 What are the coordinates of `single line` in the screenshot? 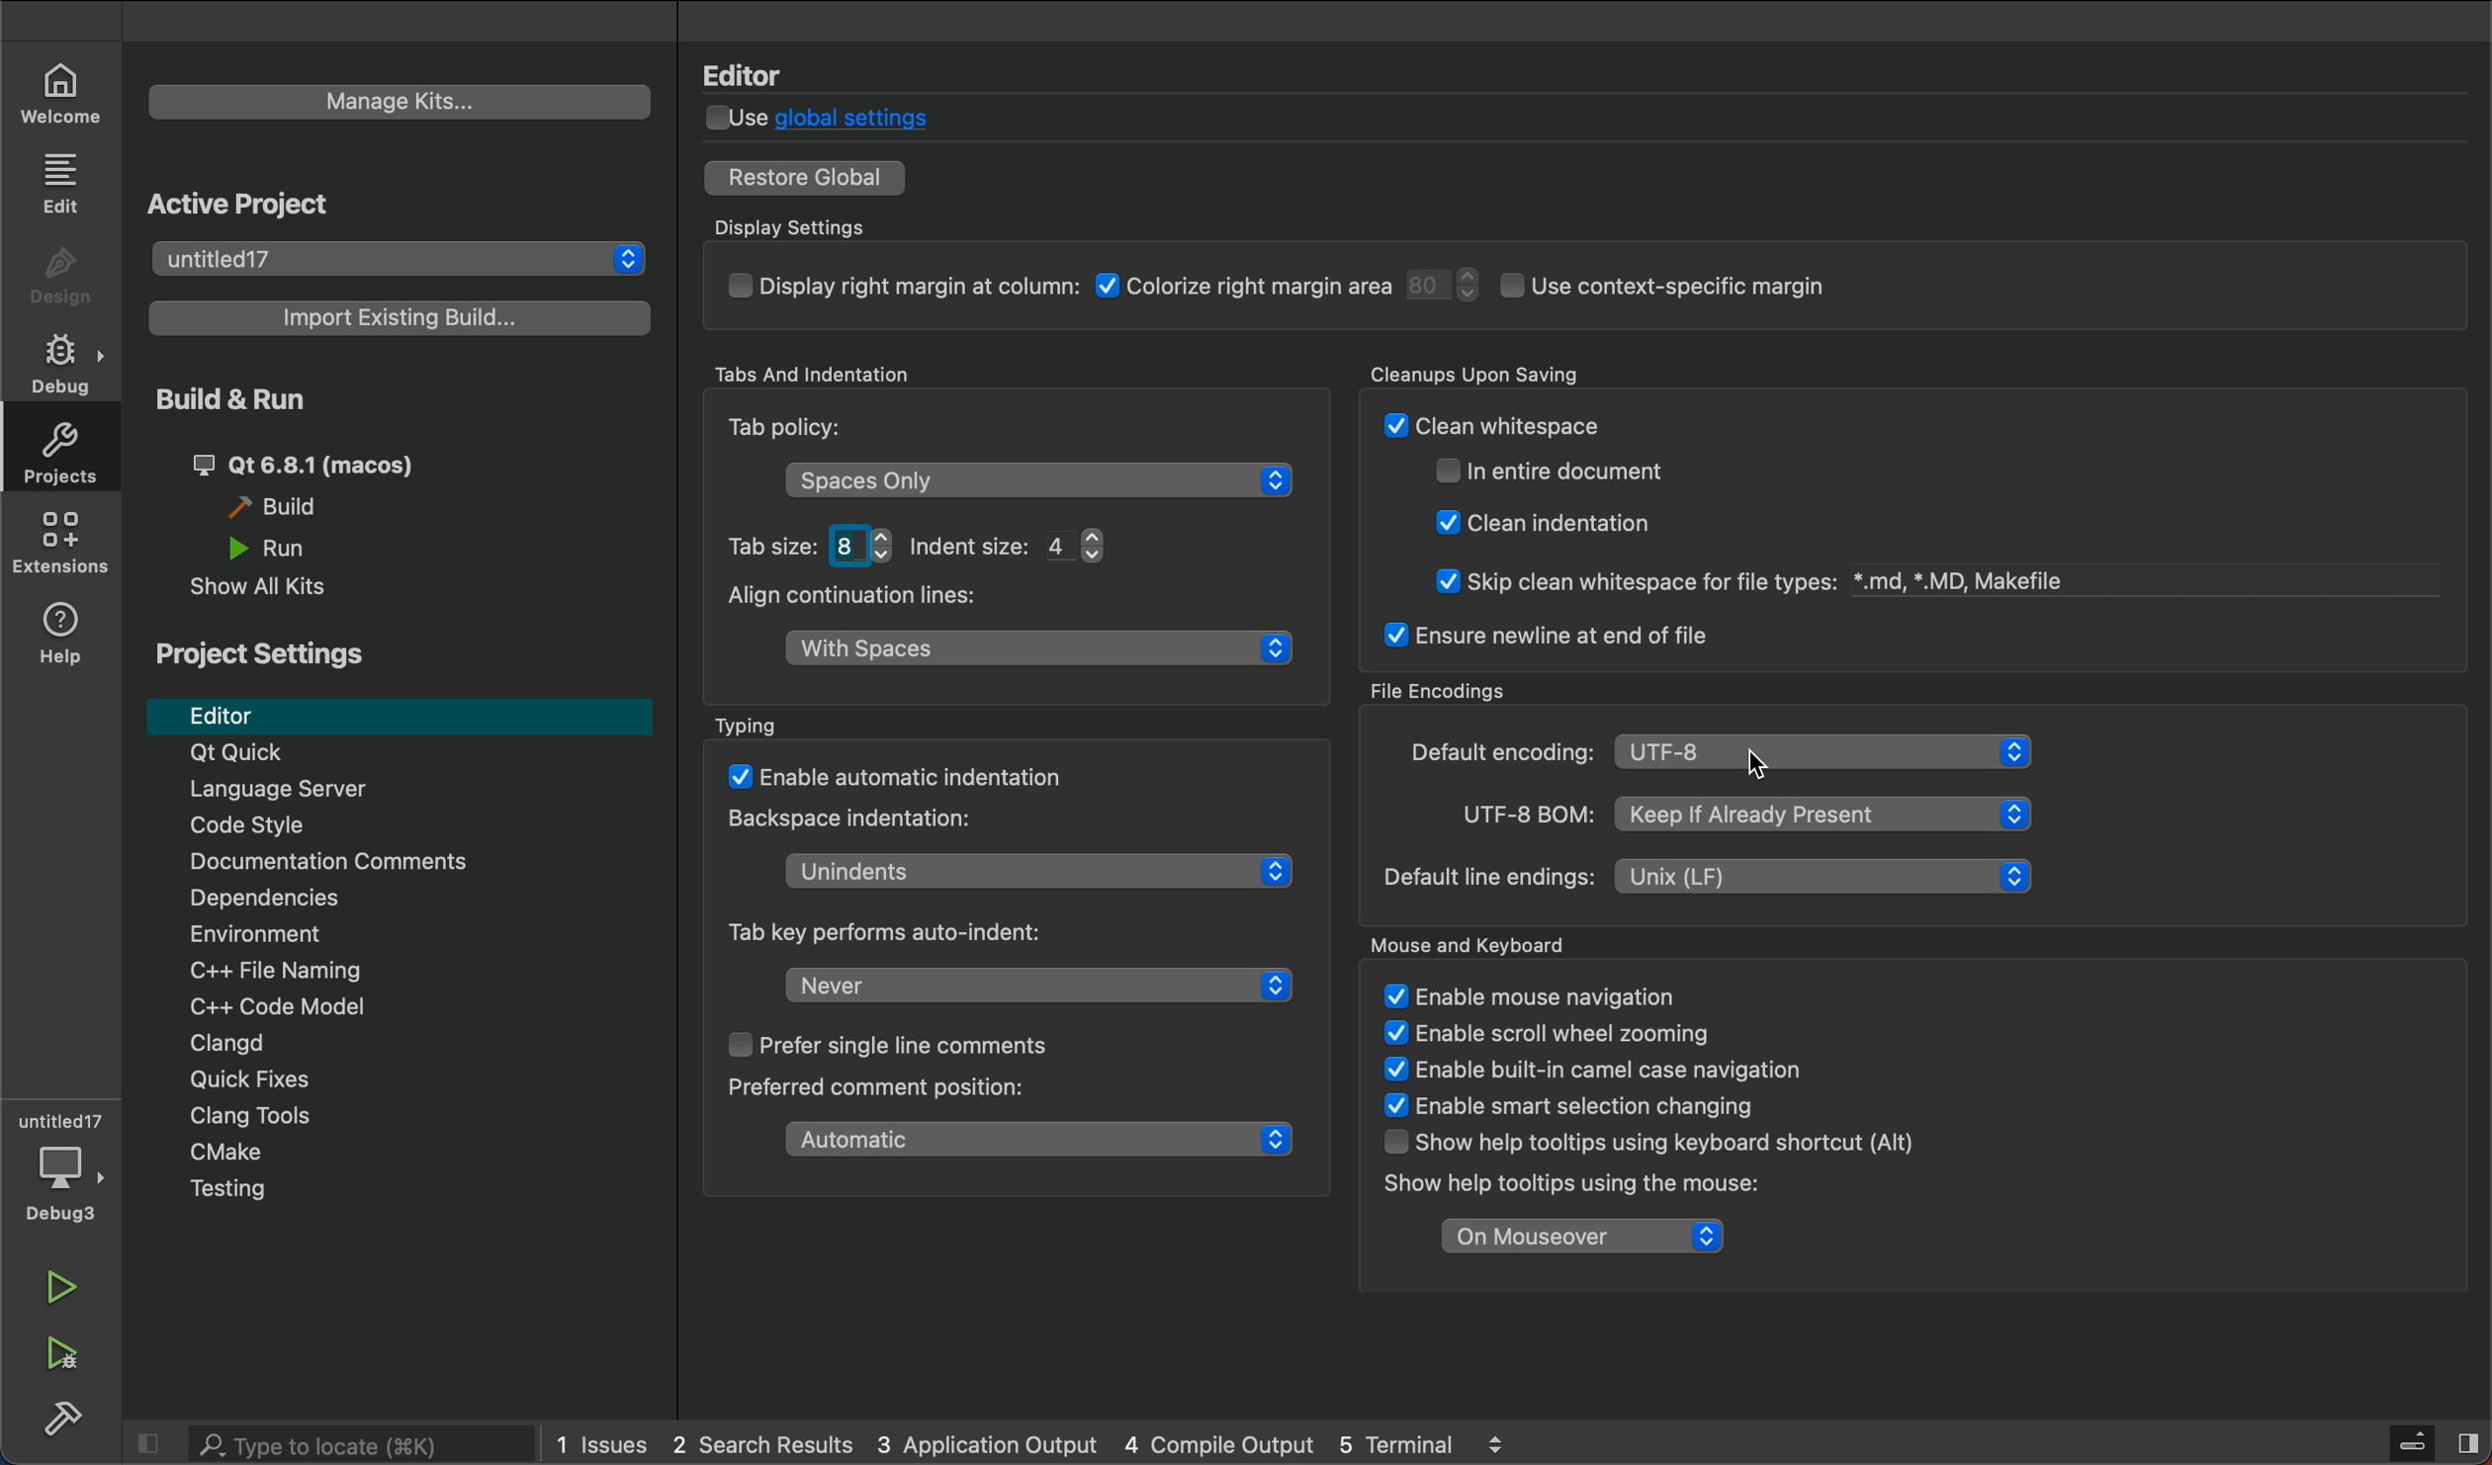 It's located at (918, 1047).